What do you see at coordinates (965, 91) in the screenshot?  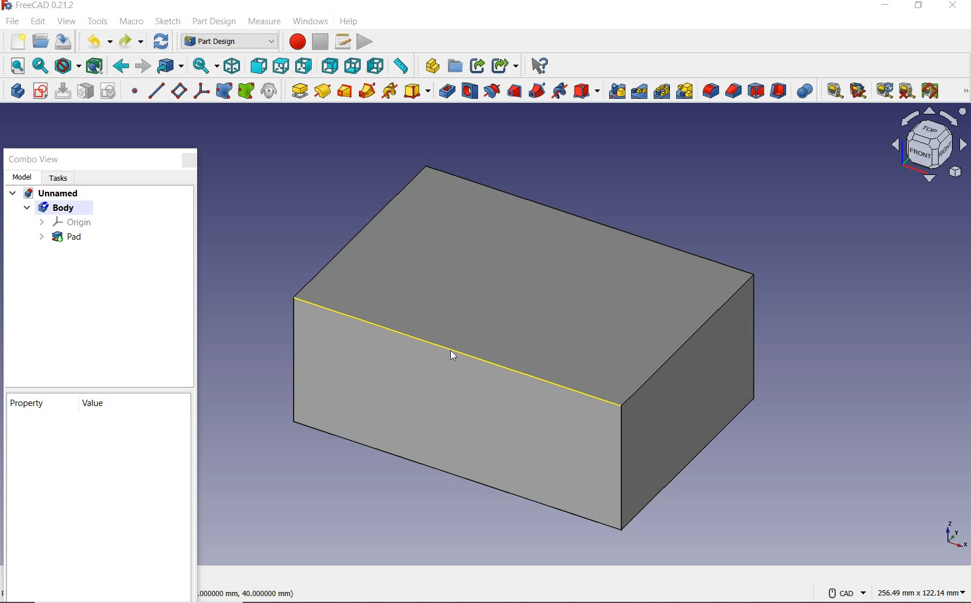 I see `more tools` at bounding box center [965, 91].